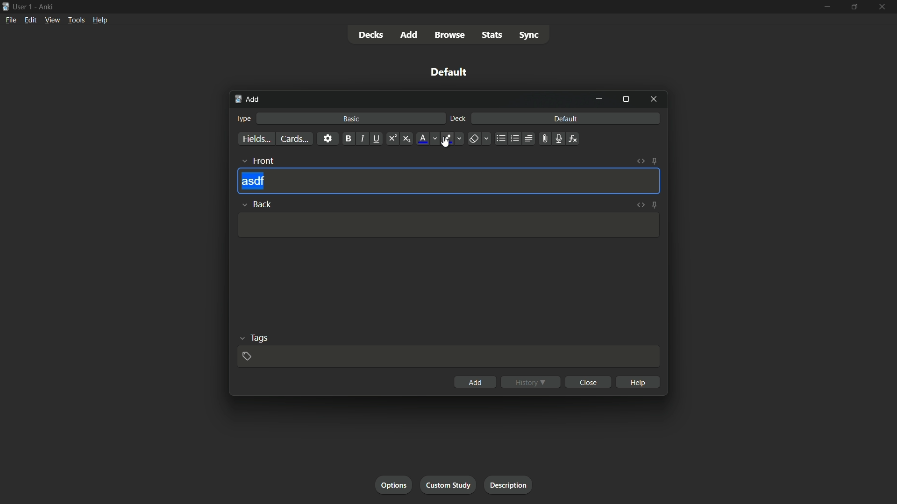 The height and width of the screenshot is (504, 897). What do you see at coordinates (393, 484) in the screenshot?
I see `options` at bounding box center [393, 484].